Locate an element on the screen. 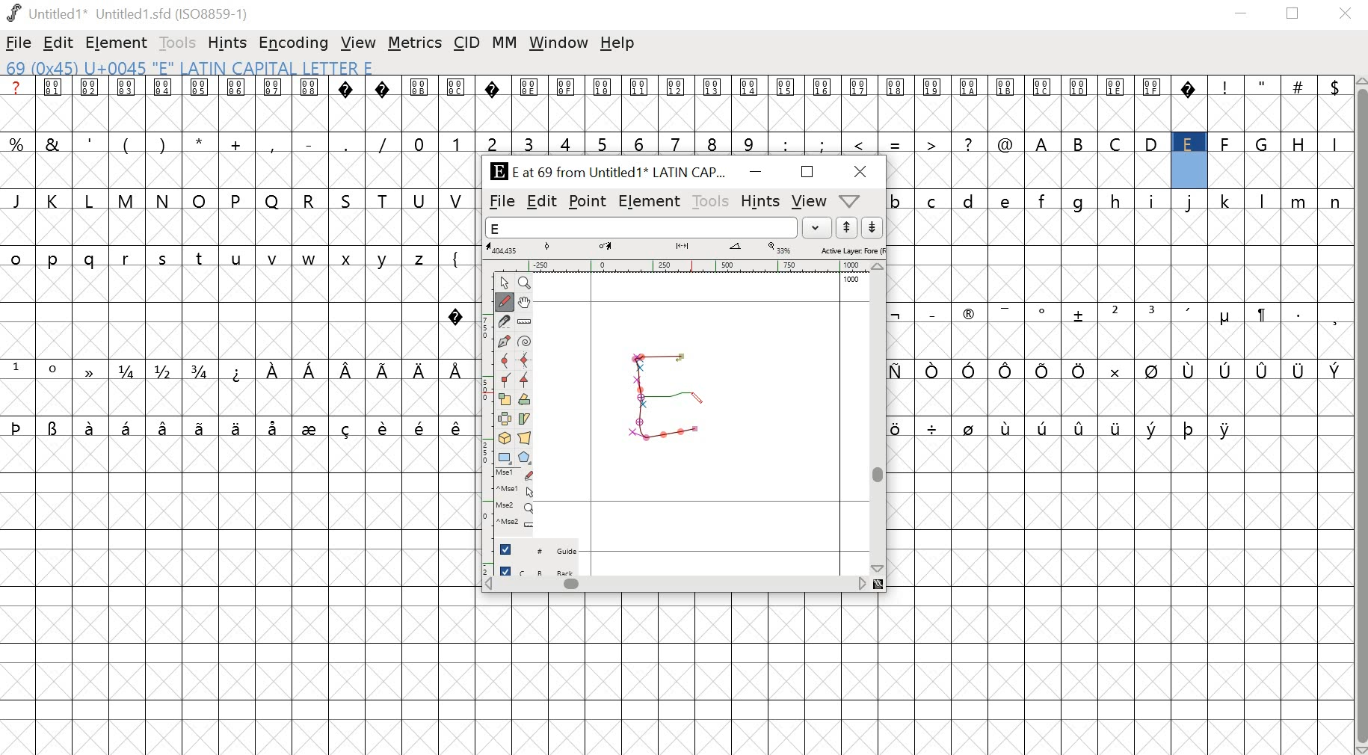 The image size is (1368, 755). close is located at coordinates (1346, 14).